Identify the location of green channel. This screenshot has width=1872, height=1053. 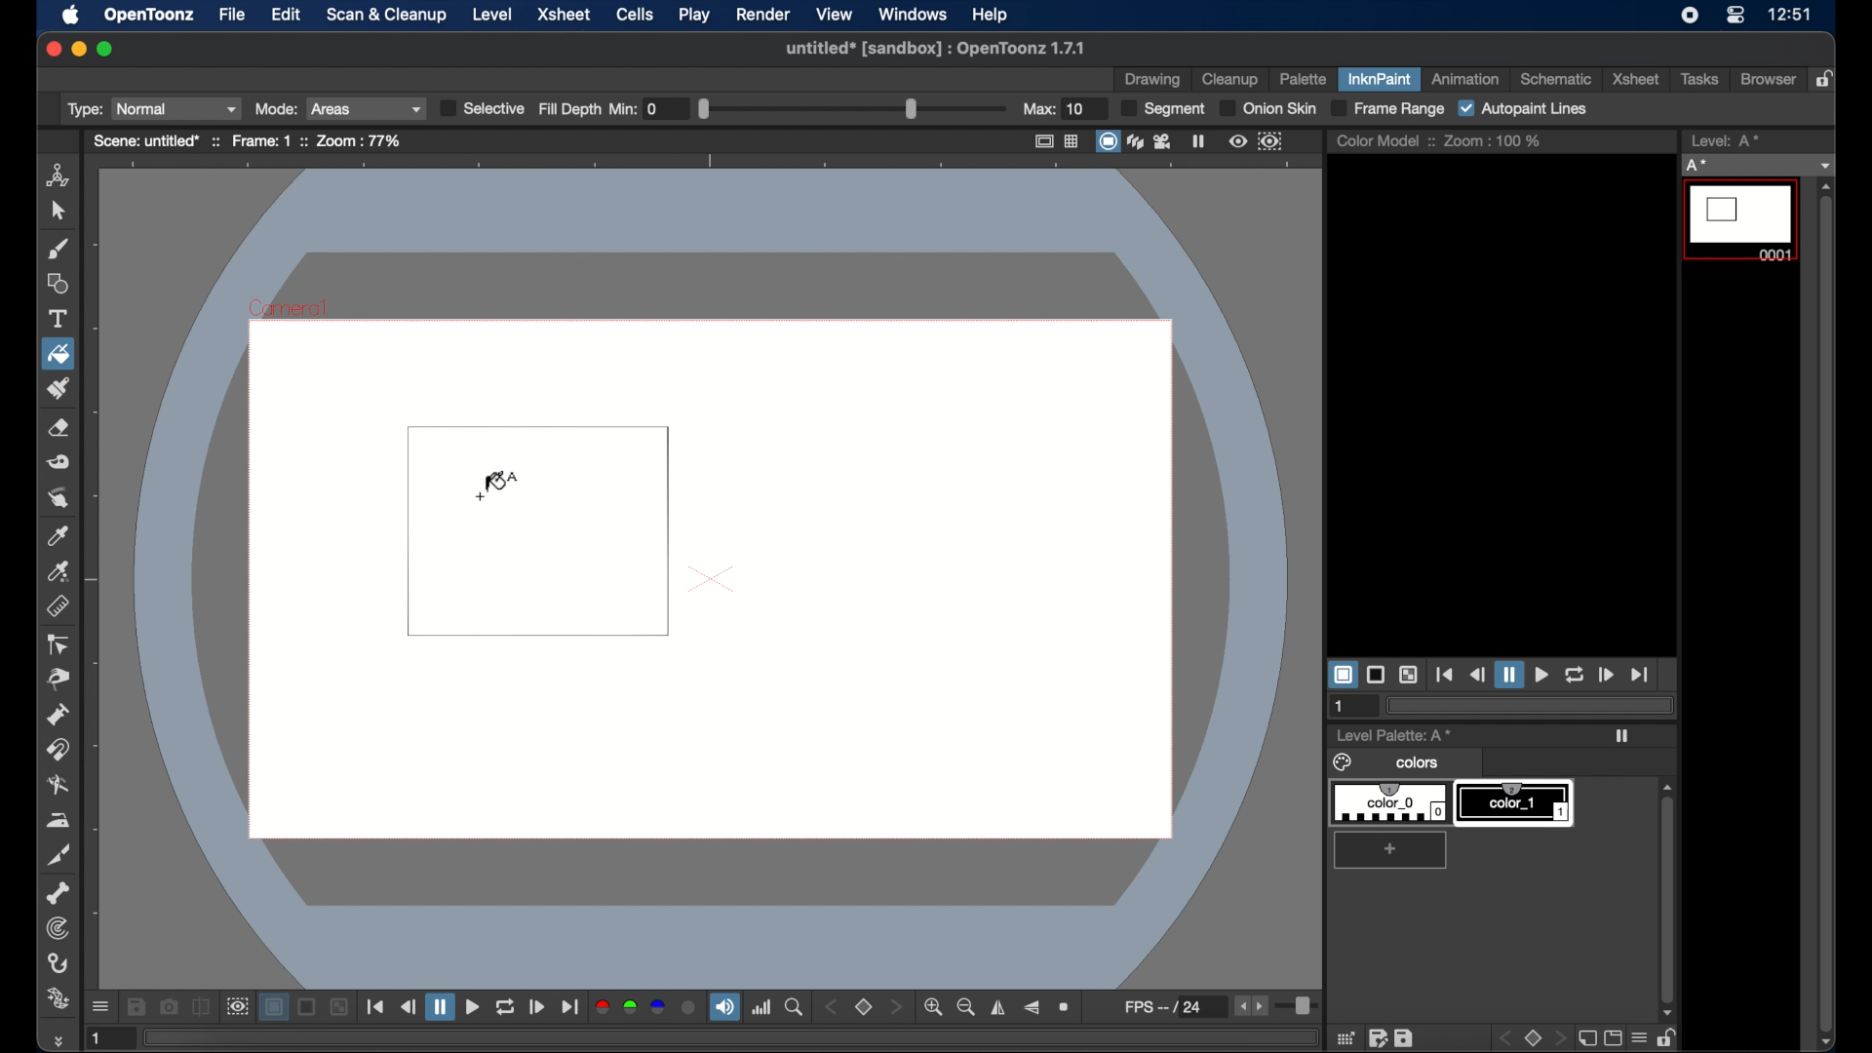
(632, 1007).